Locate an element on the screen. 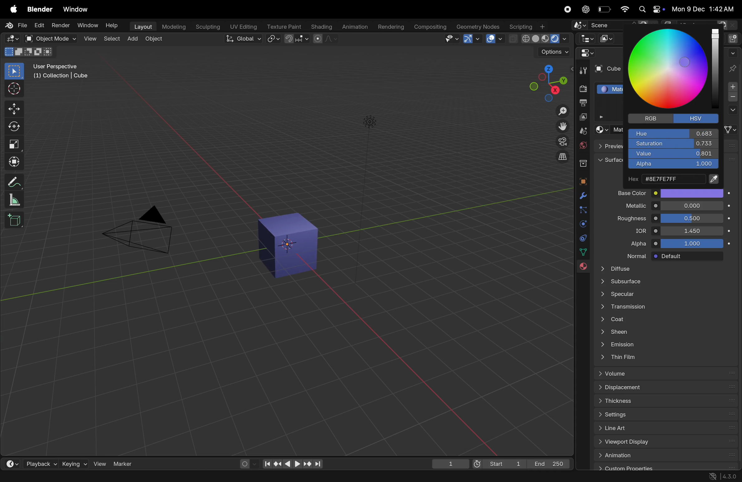 Image resolution: width=742 pixels, height=482 pixels. Cube is located at coordinates (606, 69).